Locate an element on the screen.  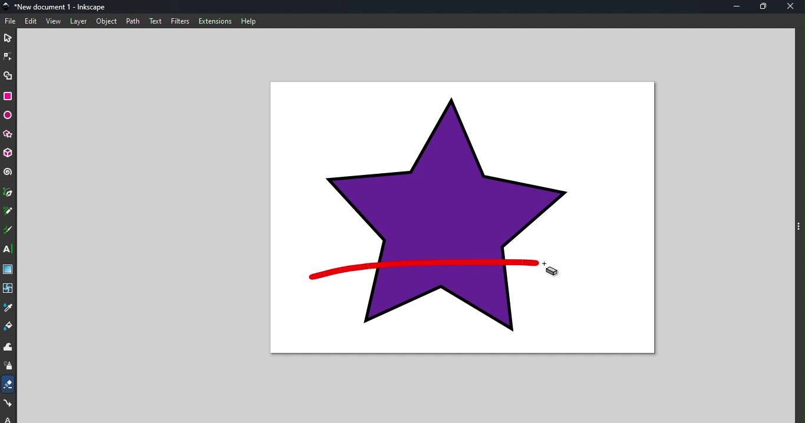
help is located at coordinates (250, 21).